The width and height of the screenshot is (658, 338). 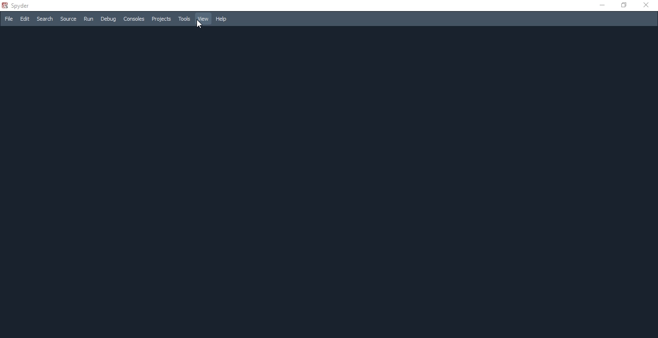 I want to click on Debug, so click(x=108, y=19).